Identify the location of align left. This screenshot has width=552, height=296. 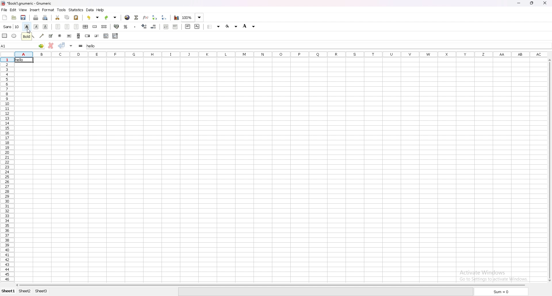
(57, 27).